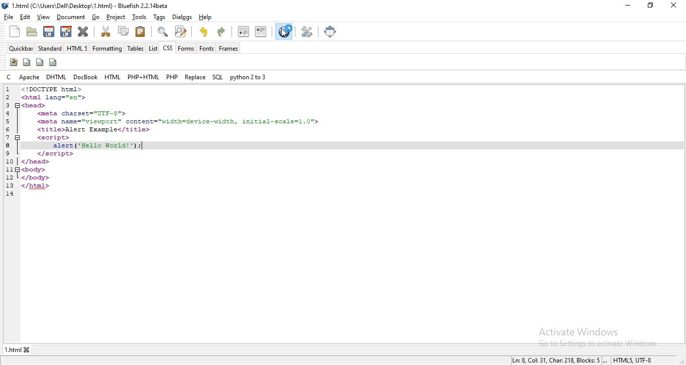 This screenshot has width=686, height=365. I want to click on 13, so click(10, 186).